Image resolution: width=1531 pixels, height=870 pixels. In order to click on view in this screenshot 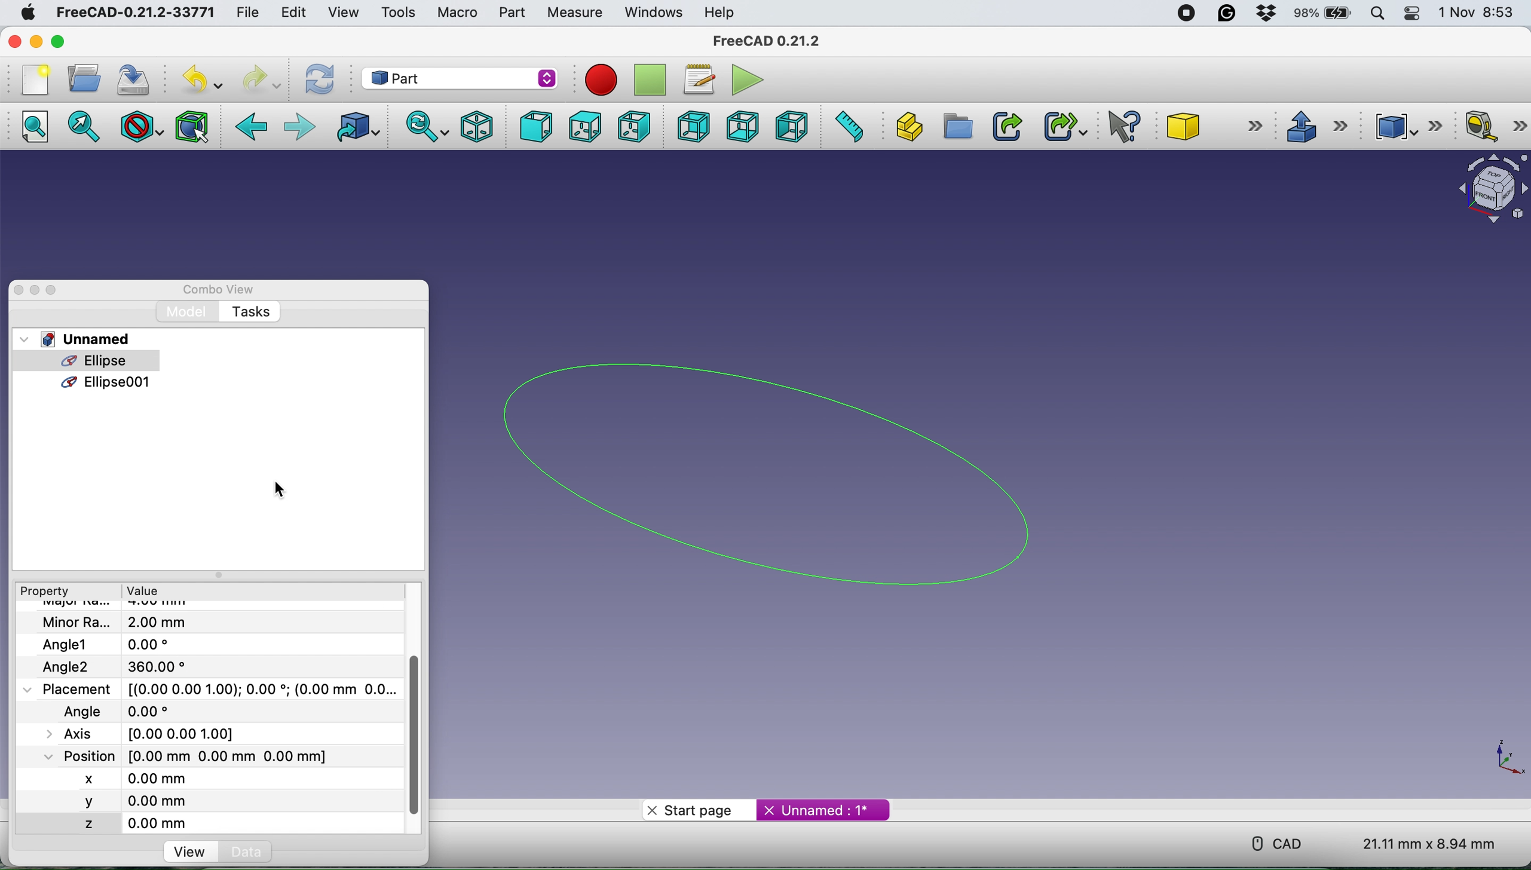, I will do `click(195, 853)`.